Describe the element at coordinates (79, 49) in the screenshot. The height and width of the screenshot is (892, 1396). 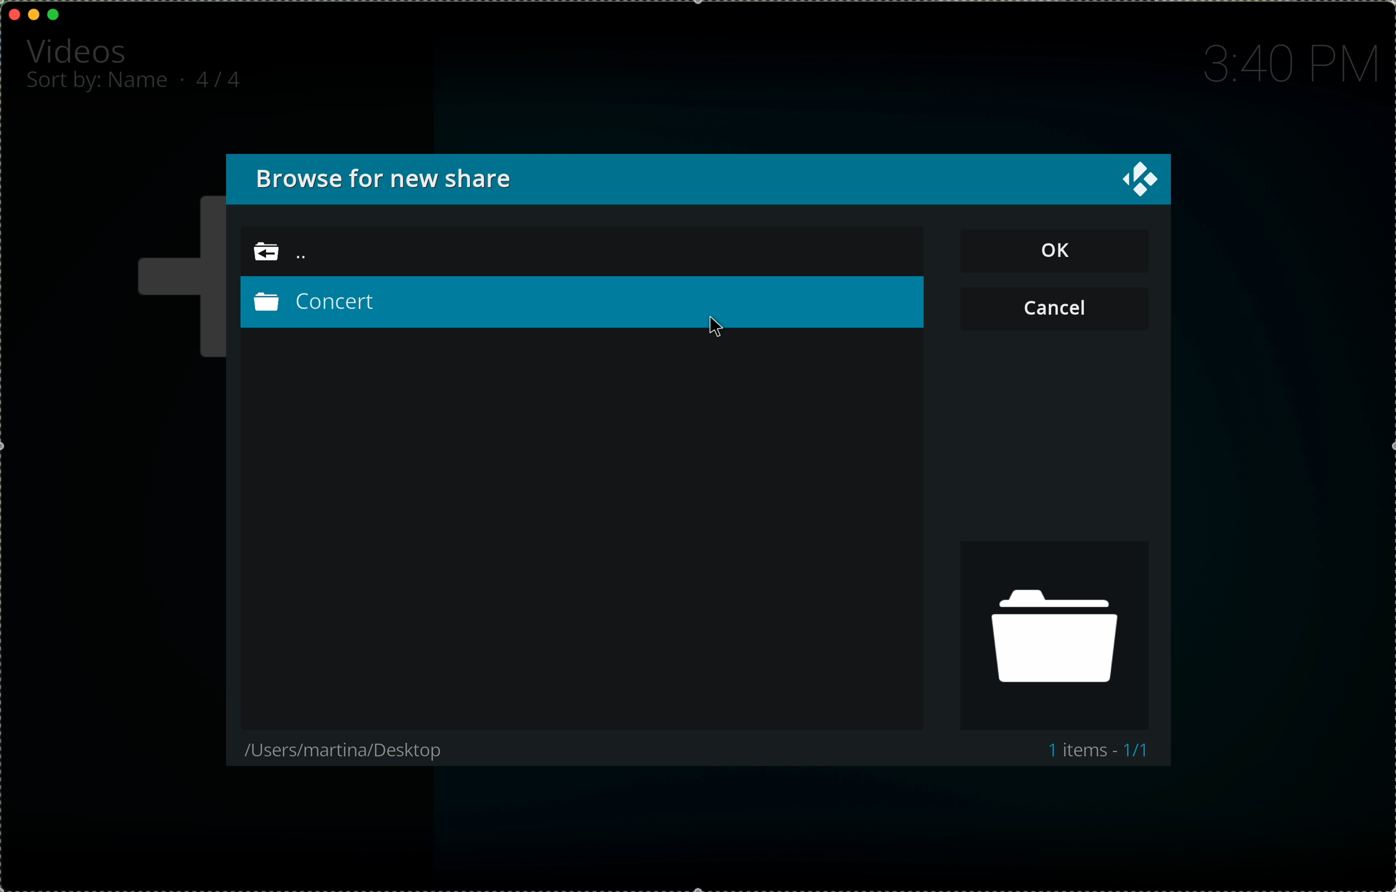
I see `videos` at that location.